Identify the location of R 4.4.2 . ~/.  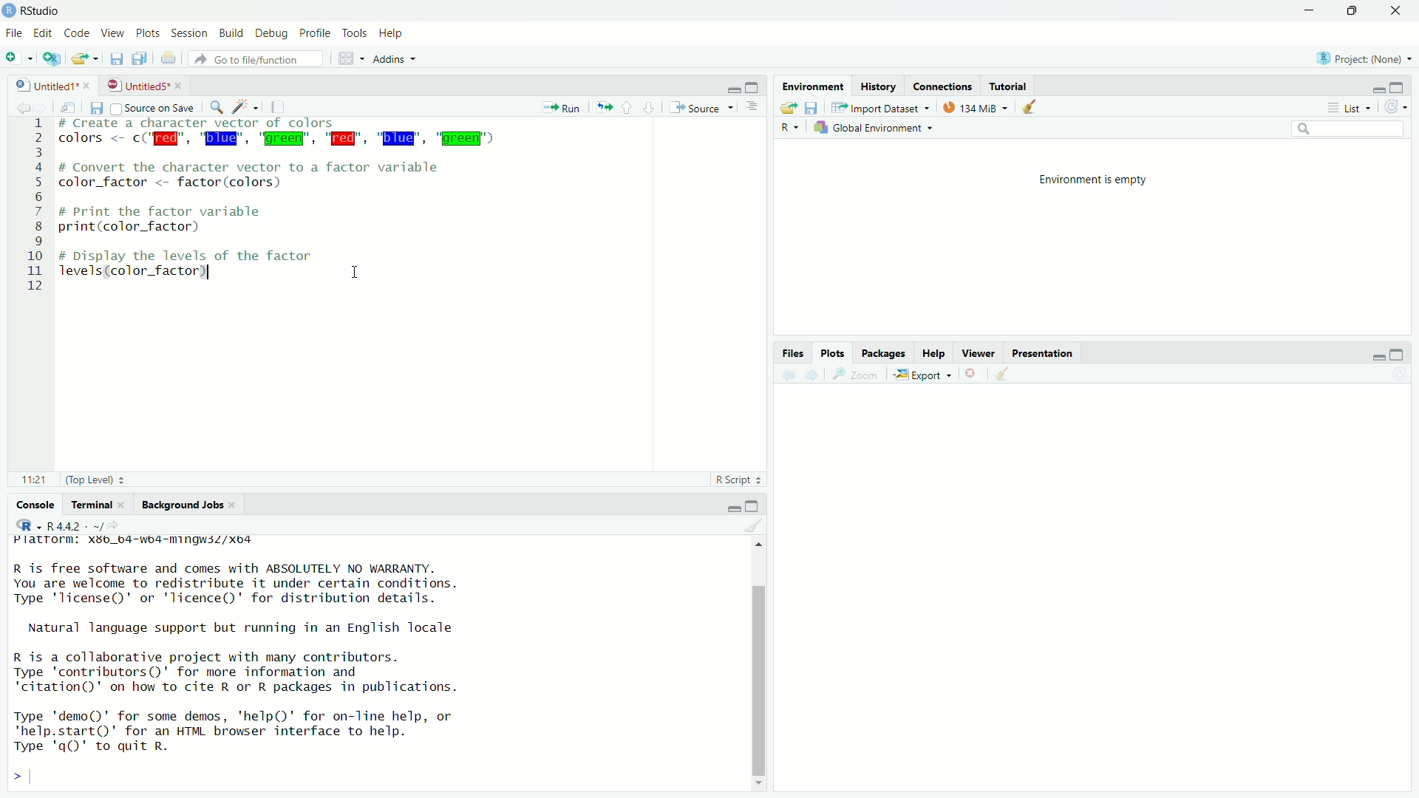
(75, 527).